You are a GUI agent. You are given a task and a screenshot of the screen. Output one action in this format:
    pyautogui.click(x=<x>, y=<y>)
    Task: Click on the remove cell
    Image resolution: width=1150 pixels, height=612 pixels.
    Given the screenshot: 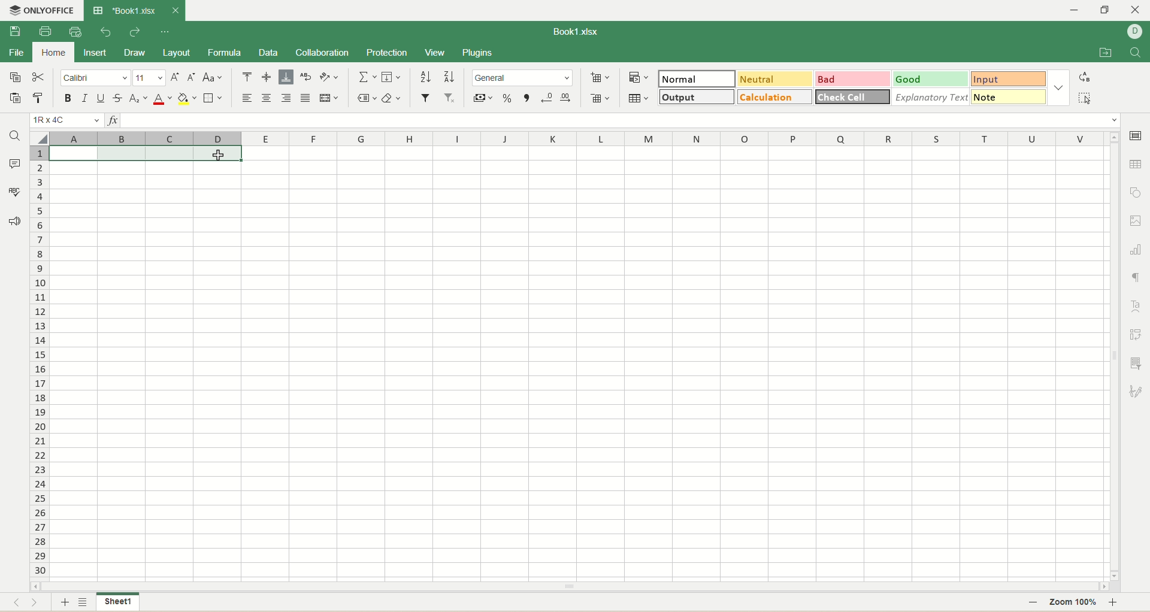 What is the action you would take?
    pyautogui.click(x=600, y=98)
    